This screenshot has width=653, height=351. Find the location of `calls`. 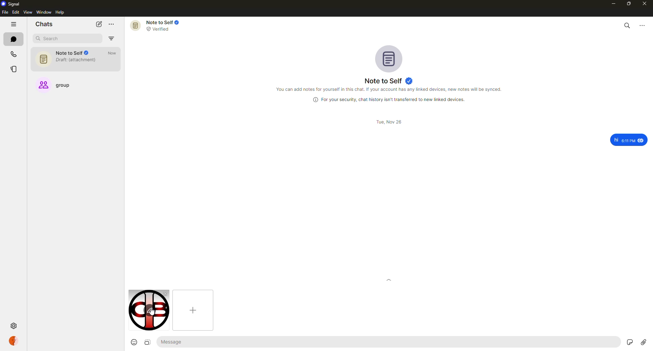

calls is located at coordinates (13, 53).